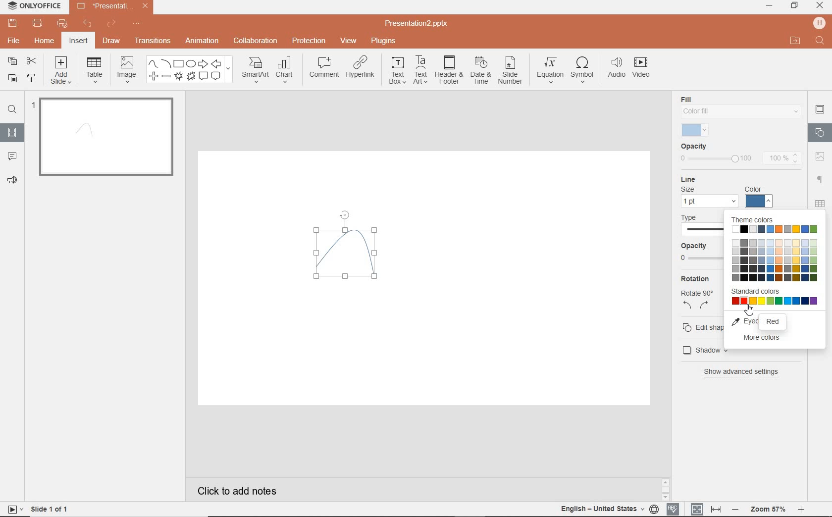 Image resolution: width=832 pixels, height=517 pixels. I want to click on rotate left, so click(684, 305).